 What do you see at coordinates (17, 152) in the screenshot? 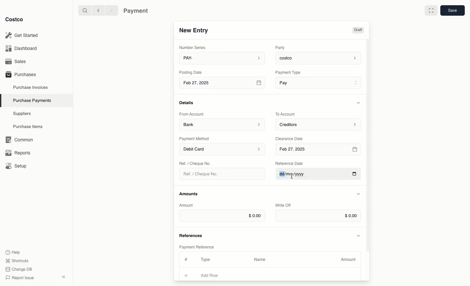
I see `Reports` at bounding box center [17, 152].